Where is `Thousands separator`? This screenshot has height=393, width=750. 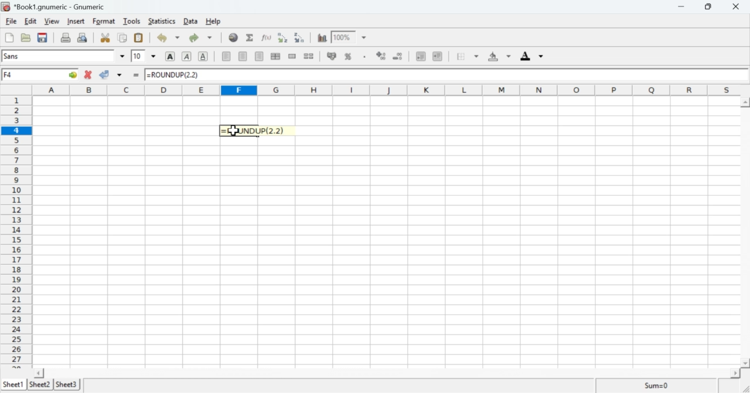 Thousands separator is located at coordinates (363, 55).